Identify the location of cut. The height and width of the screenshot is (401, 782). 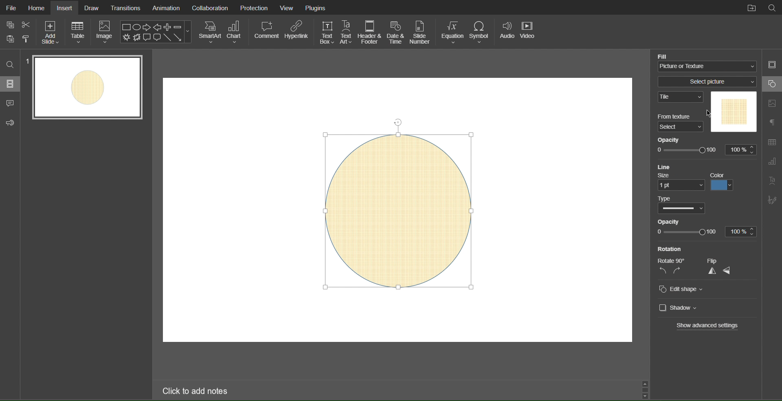
(24, 24).